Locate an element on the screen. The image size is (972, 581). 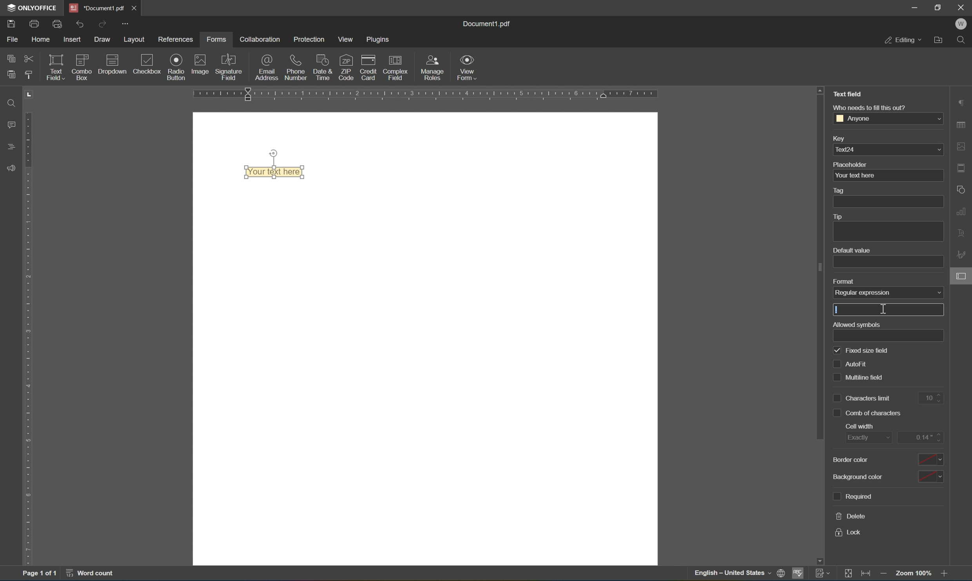
restore down is located at coordinates (939, 7).